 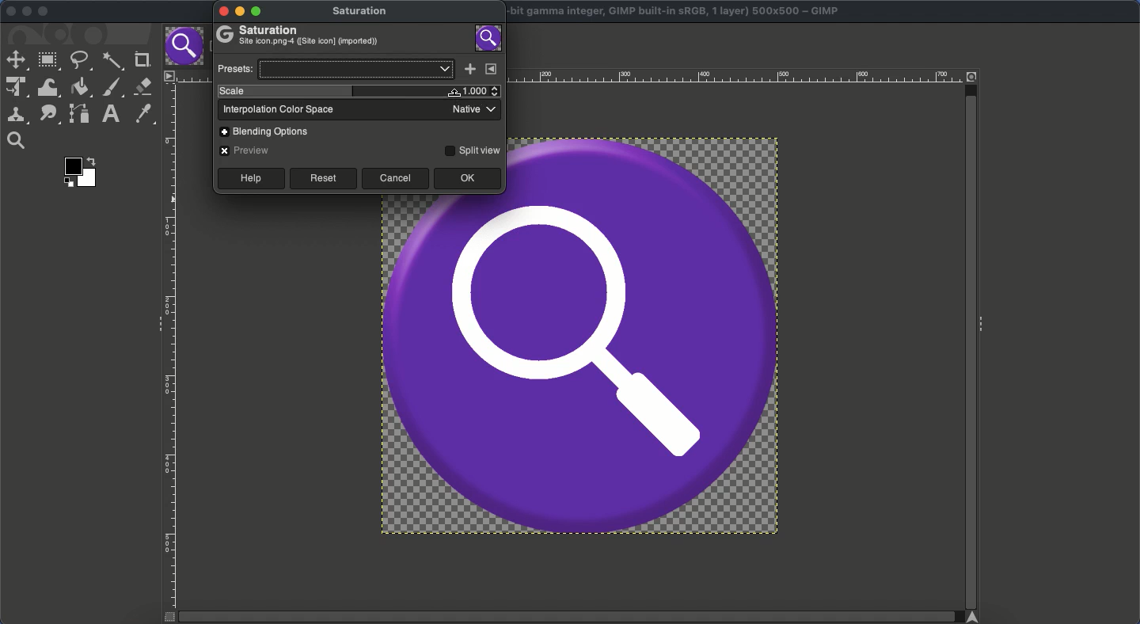 I want to click on maximize, so click(x=259, y=12).